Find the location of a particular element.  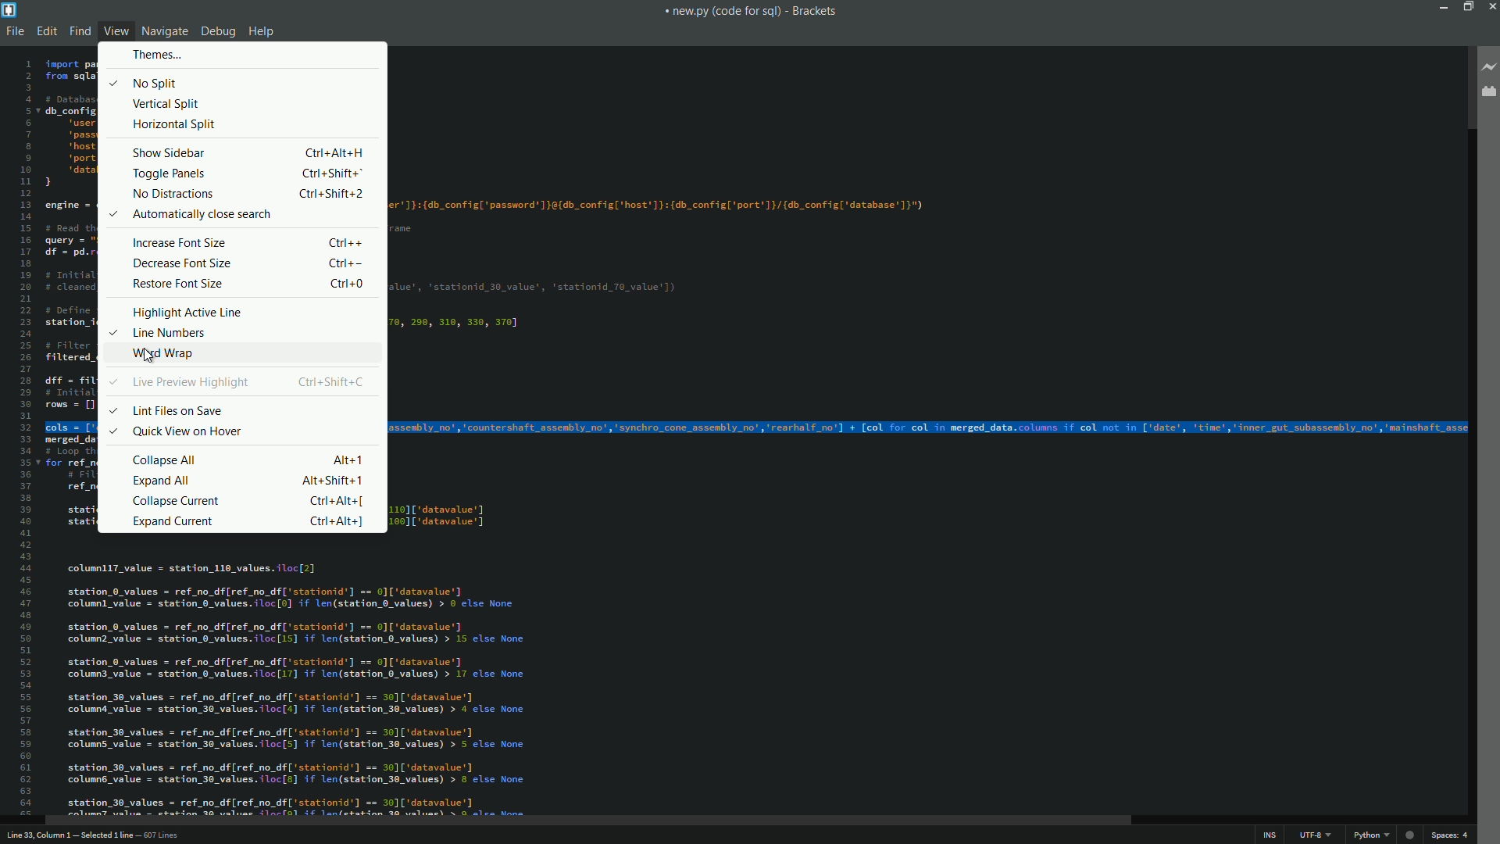

lint files on save is located at coordinates (167, 410).